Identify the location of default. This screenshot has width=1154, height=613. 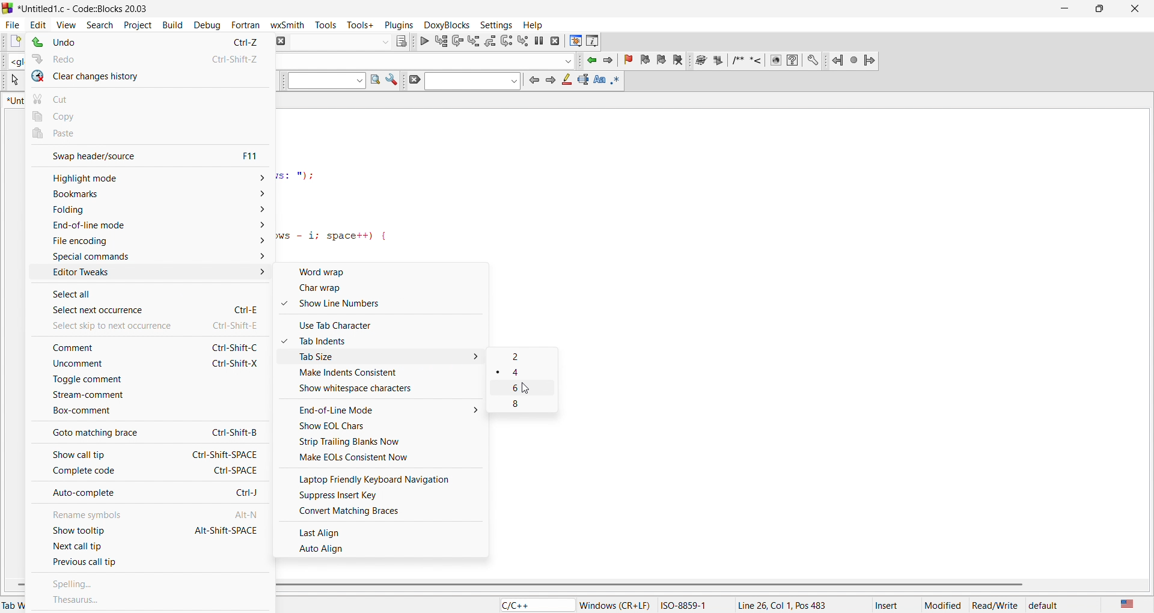
(1058, 603).